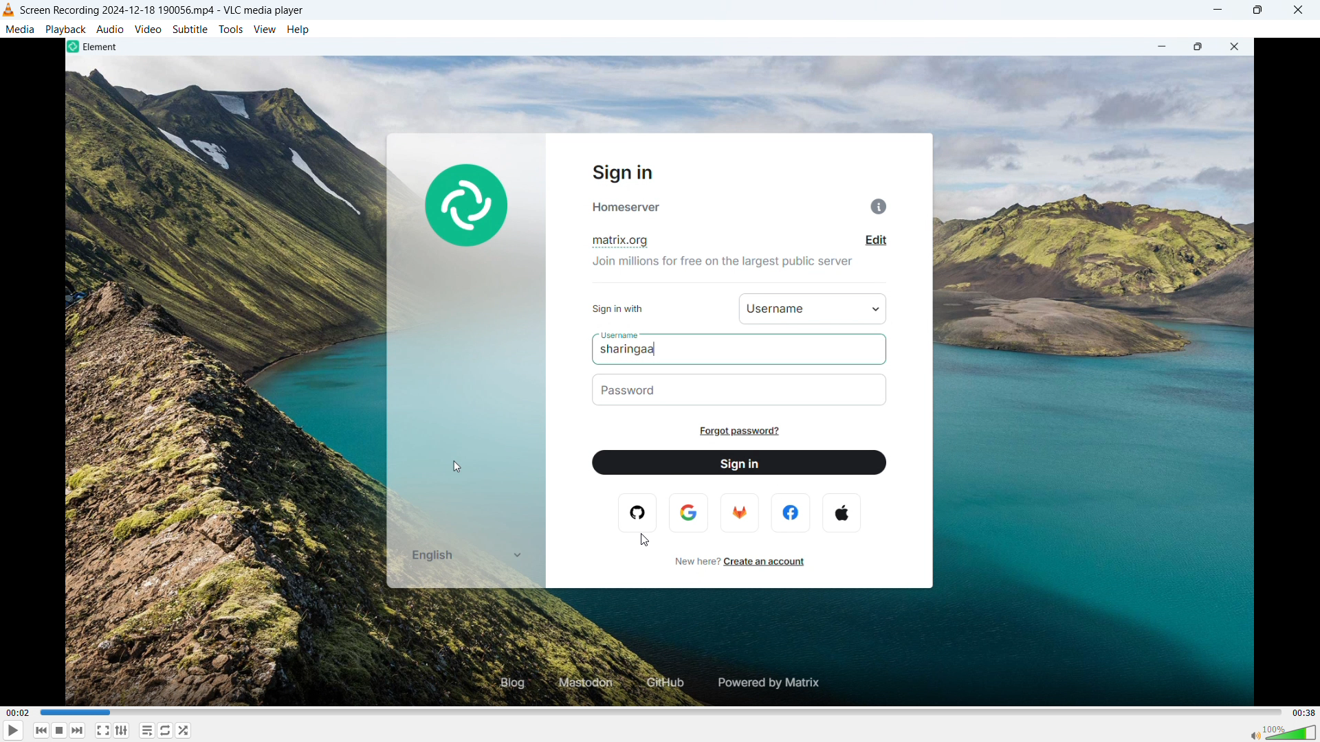  Describe the element at coordinates (1299, 10) in the screenshot. I see `close` at that location.